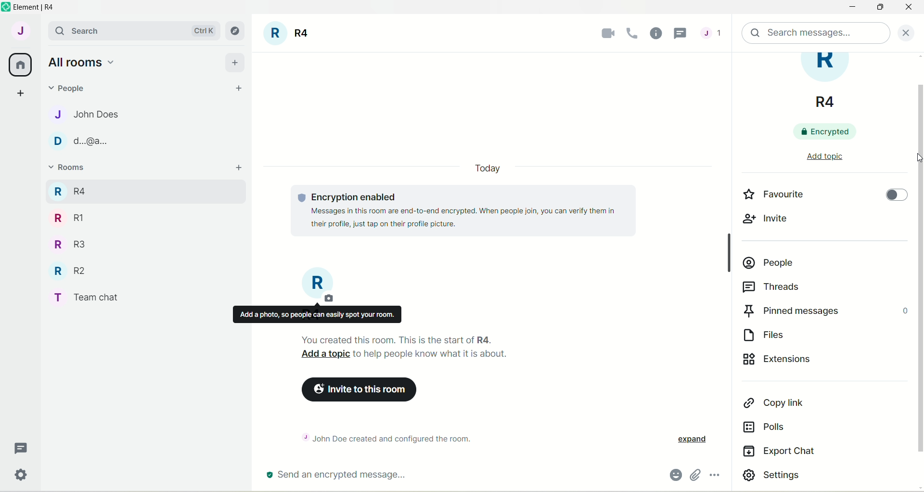 The width and height of the screenshot is (924, 492). What do you see at coordinates (691, 440) in the screenshot?
I see `expand` at bounding box center [691, 440].